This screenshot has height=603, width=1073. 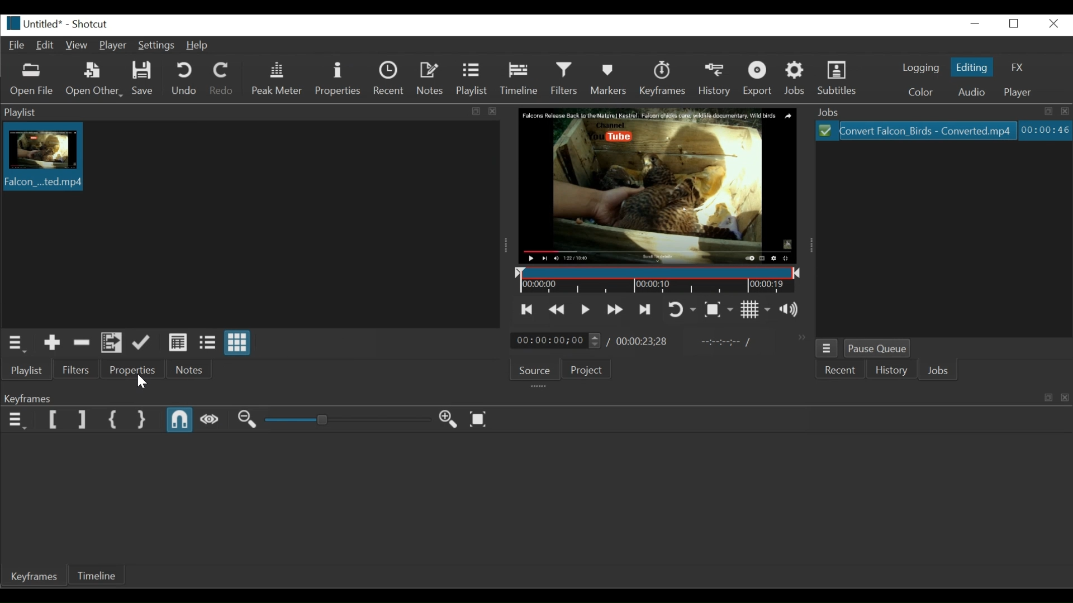 I want to click on Toggle to play or pause, so click(x=586, y=309).